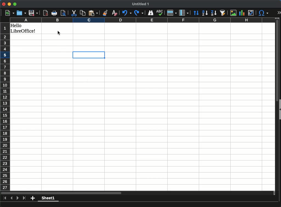 This screenshot has height=207, width=281. What do you see at coordinates (233, 13) in the screenshot?
I see `image` at bounding box center [233, 13].